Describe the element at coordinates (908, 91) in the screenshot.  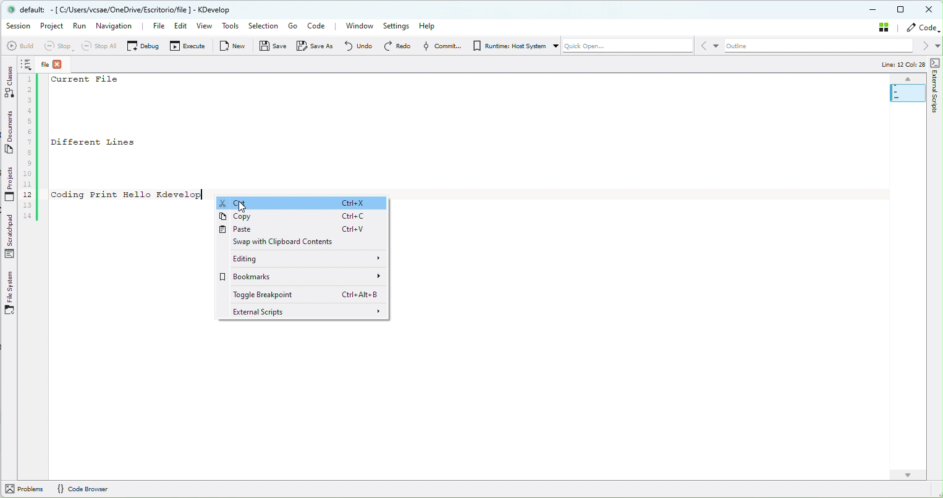
I see `Map` at that location.